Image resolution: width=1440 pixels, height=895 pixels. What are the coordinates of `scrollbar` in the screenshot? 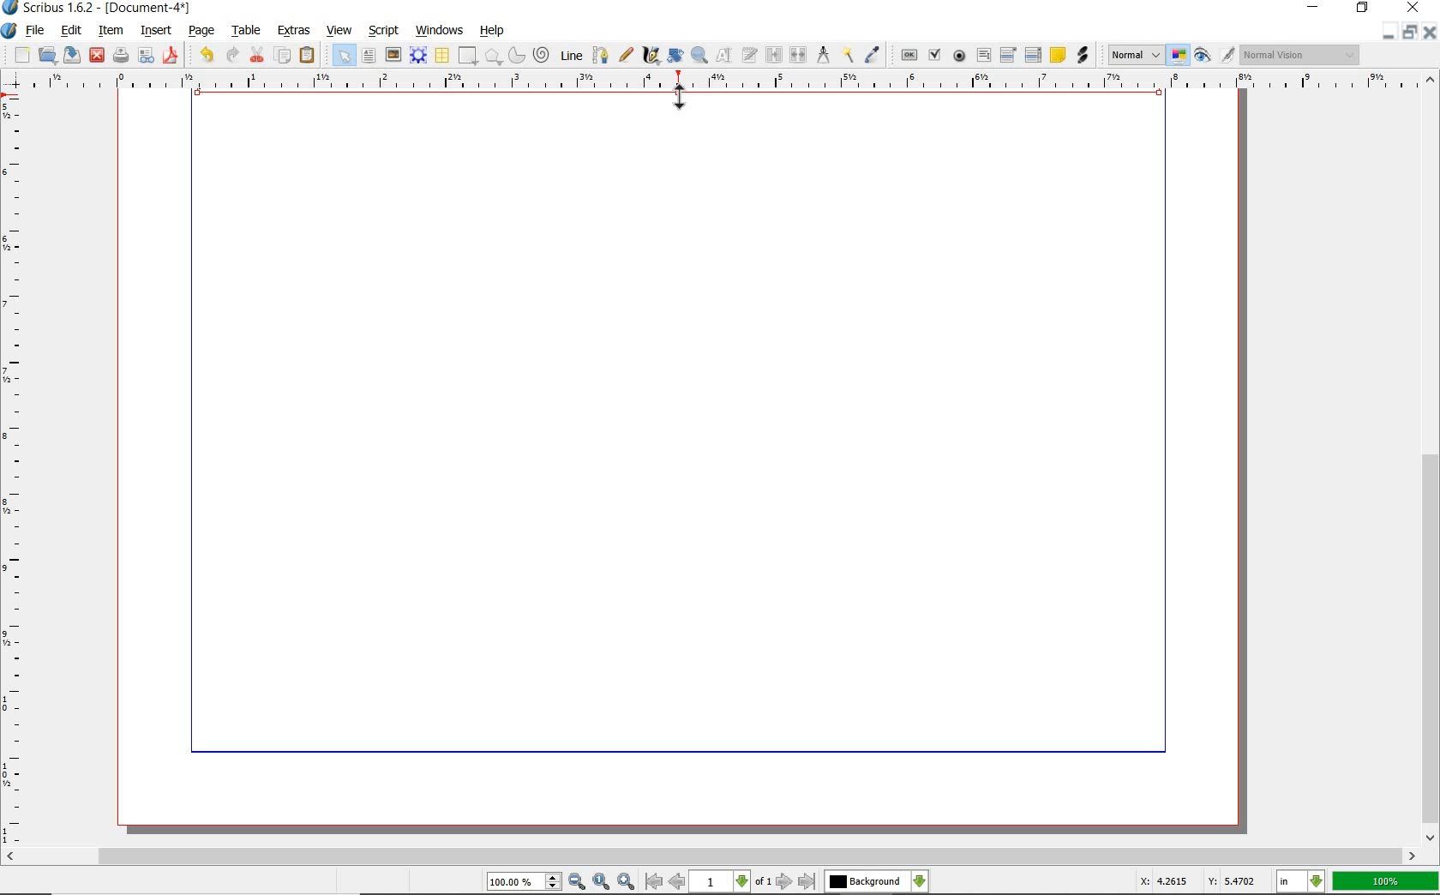 It's located at (711, 856).